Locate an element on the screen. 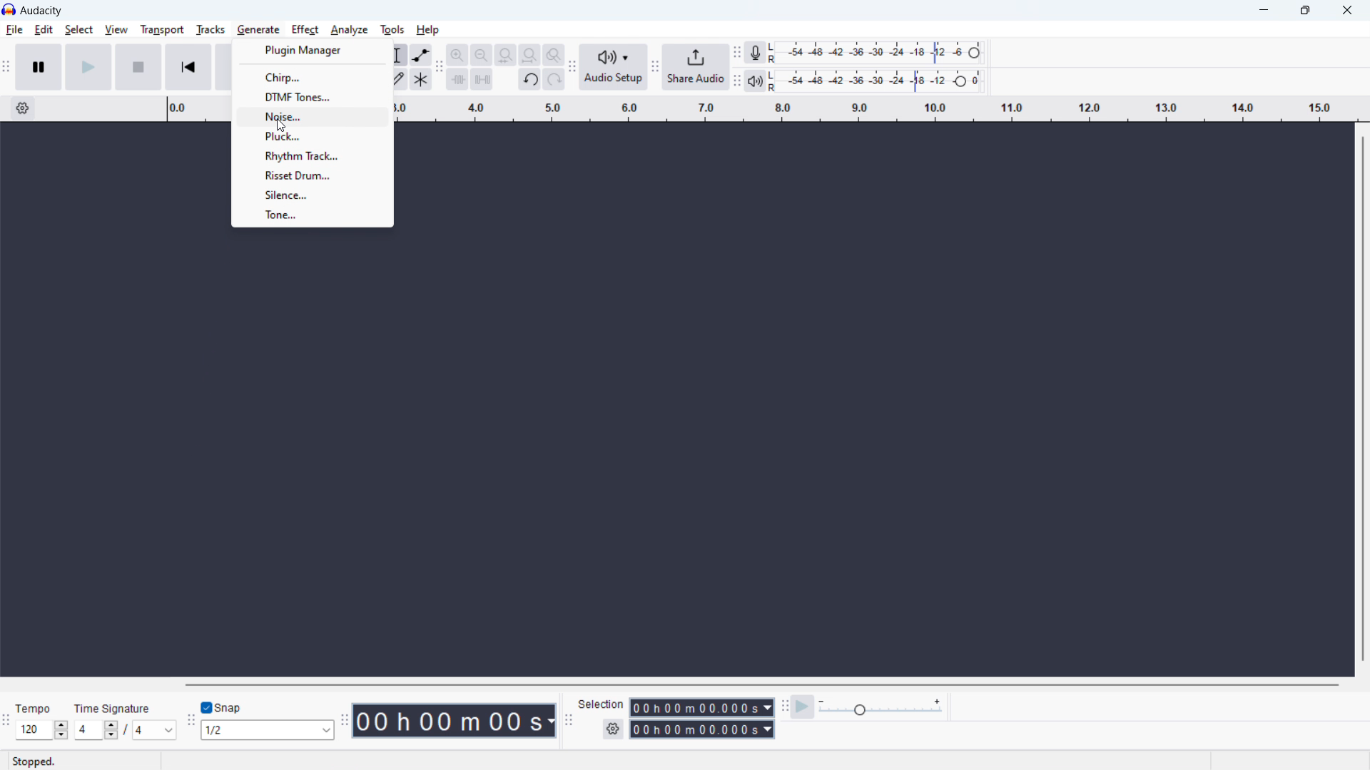 This screenshot has width=1370, height=770. time signature toolbar is located at coordinates (7, 722).